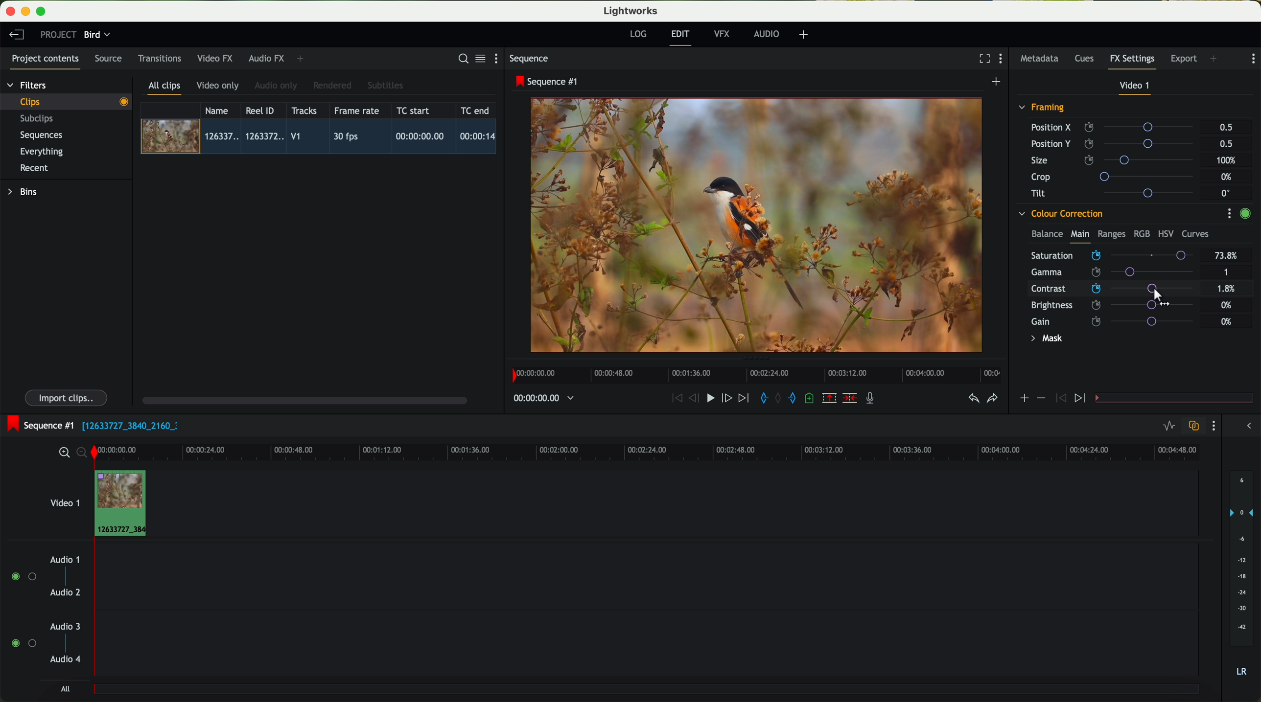  I want to click on fullscreen, so click(982, 58).